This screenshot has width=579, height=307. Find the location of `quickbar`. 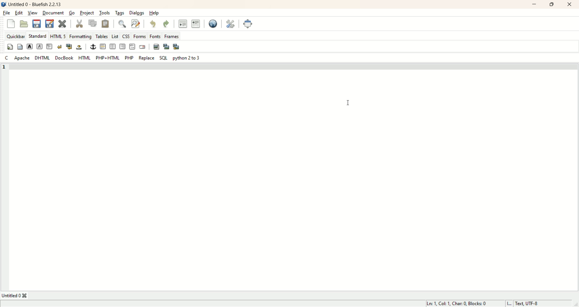

quickbar is located at coordinates (15, 37).